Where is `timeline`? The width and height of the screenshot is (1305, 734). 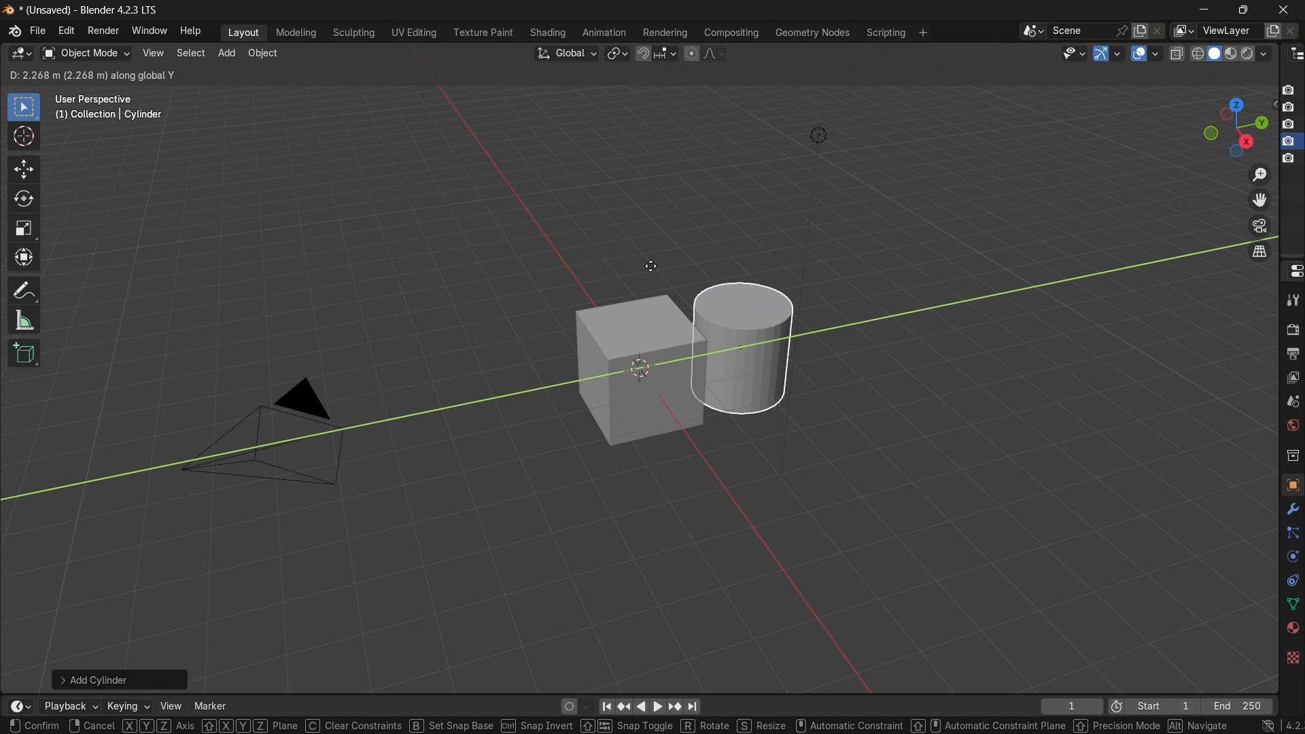
timeline is located at coordinates (20, 703).